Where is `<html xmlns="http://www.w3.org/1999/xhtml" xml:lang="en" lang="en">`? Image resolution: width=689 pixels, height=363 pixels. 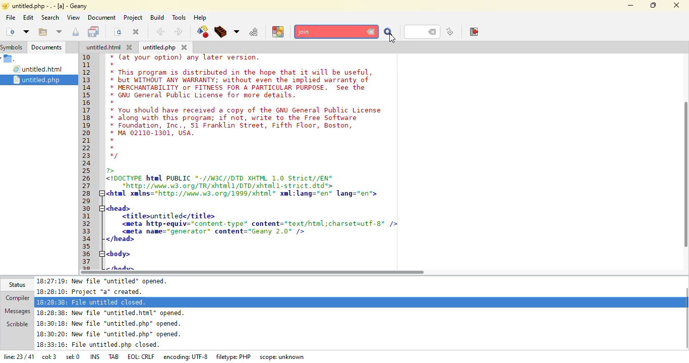
<html xmlns="http://www.w3.org/1999/xhtml" xml:lang="en" lang="en"> is located at coordinates (247, 194).